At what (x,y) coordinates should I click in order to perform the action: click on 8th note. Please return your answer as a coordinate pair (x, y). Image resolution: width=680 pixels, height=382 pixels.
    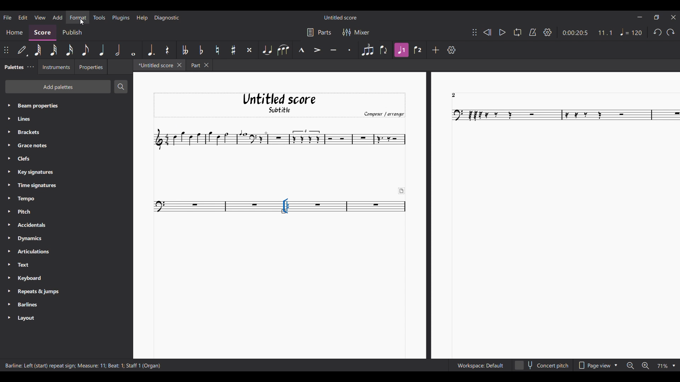
    Looking at the image, I should click on (86, 50).